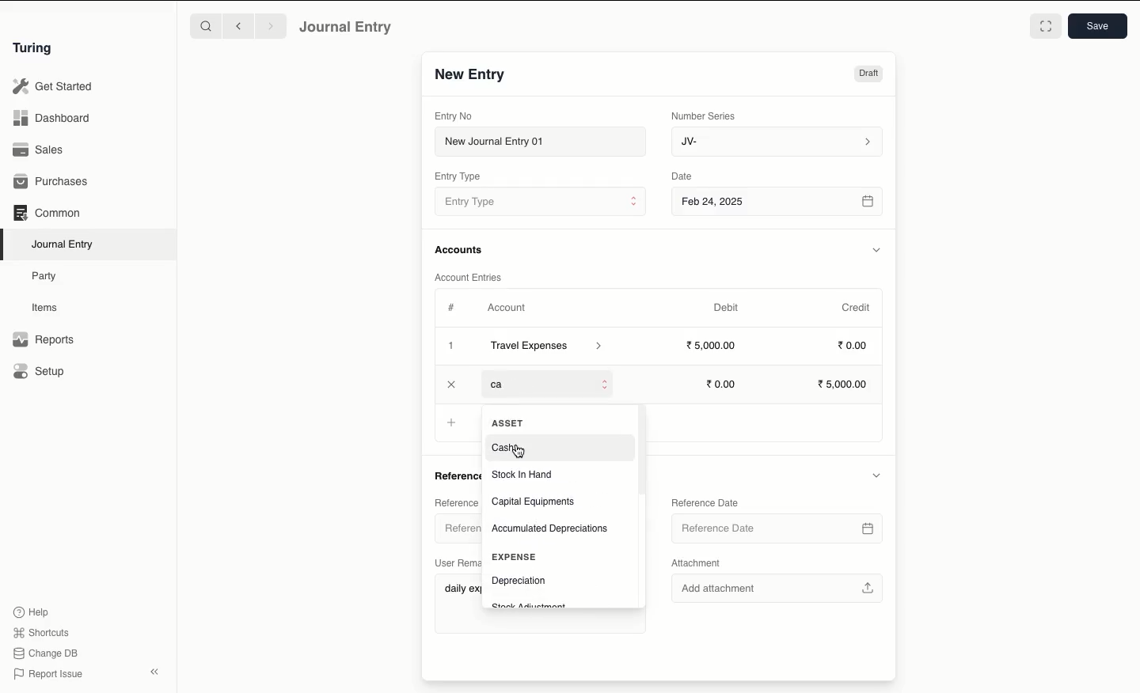 The width and height of the screenshot is (1140, 693). I want to click on Accounts, so click(460, 250).